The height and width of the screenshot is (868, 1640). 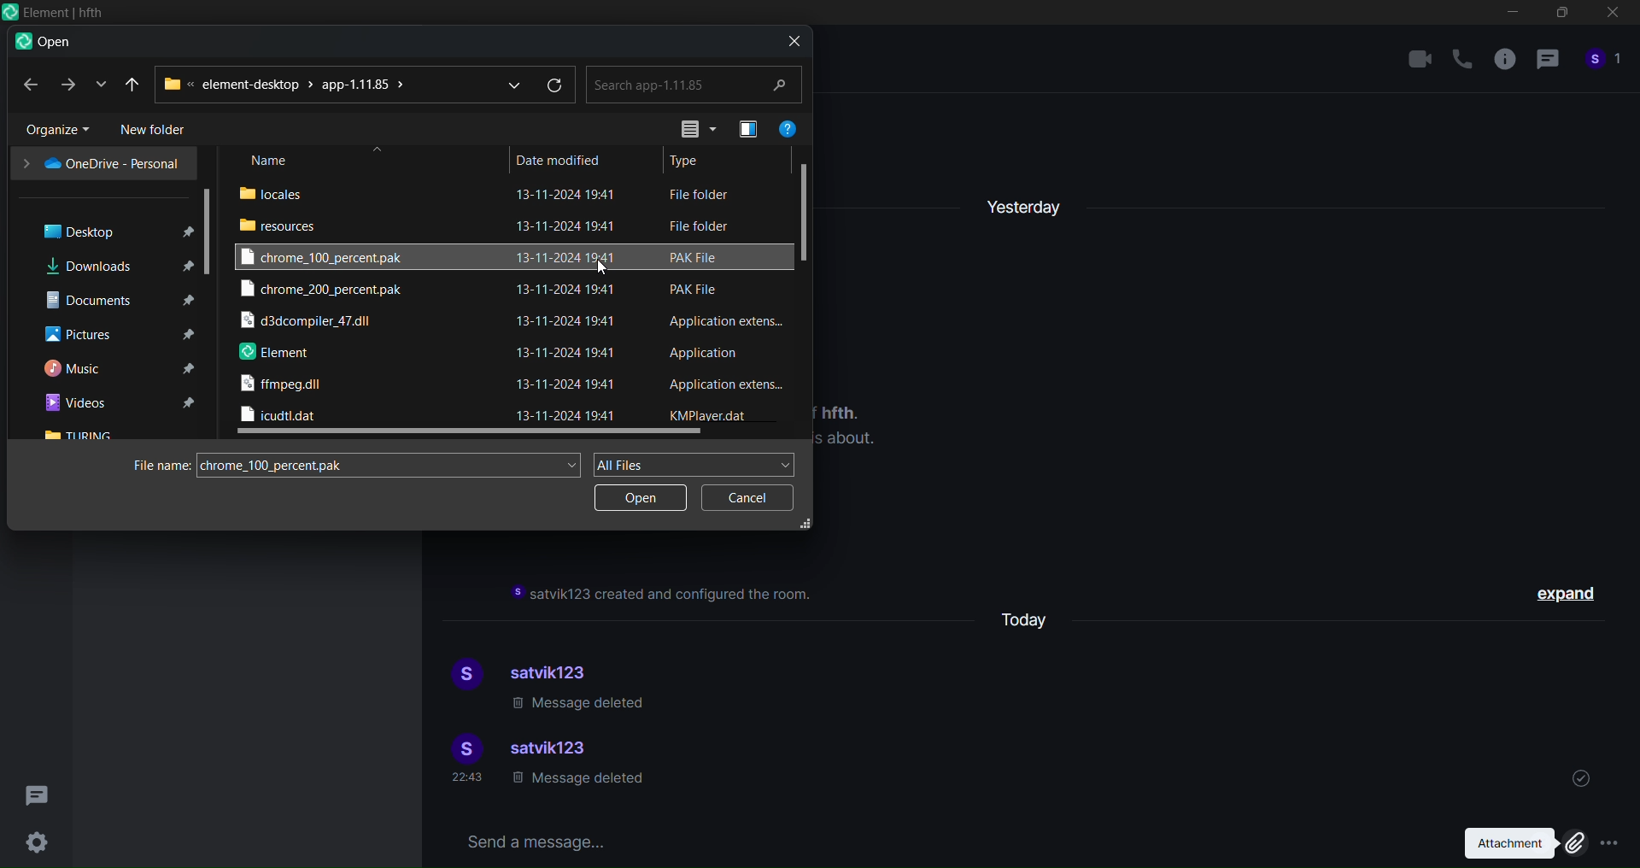 What do you see at coordinates (1420, 58) in the screenshot?
I see `video call` at bounding box center [1420, 58].